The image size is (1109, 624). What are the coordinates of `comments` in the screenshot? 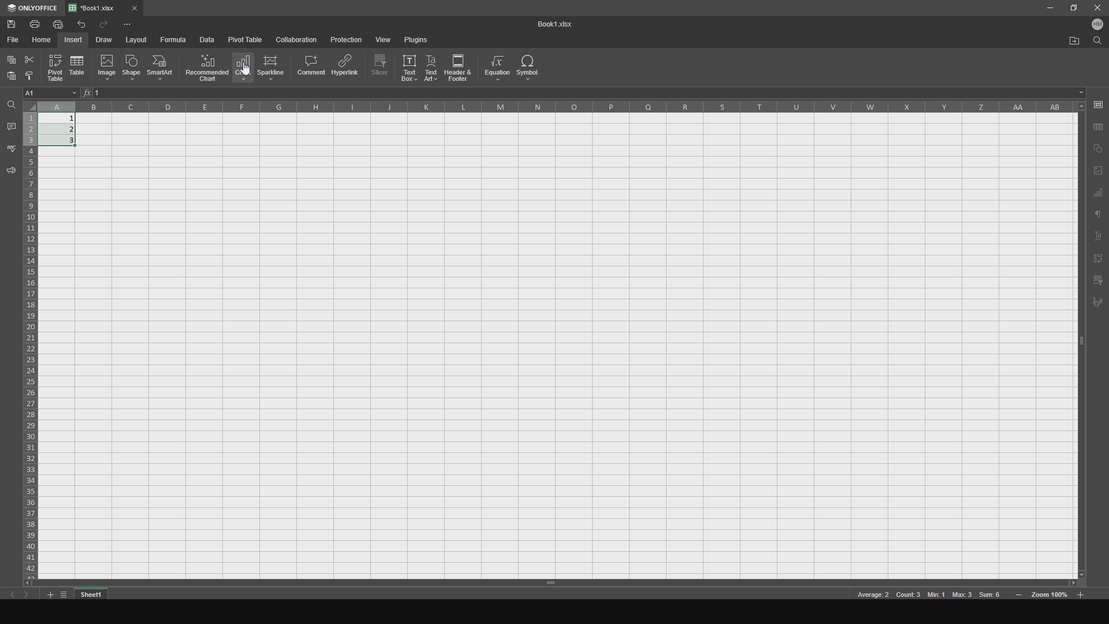 It's located at (10, 125).